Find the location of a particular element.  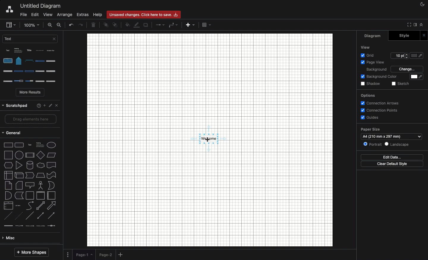

2d shapes is located at coordinates (30, 121).